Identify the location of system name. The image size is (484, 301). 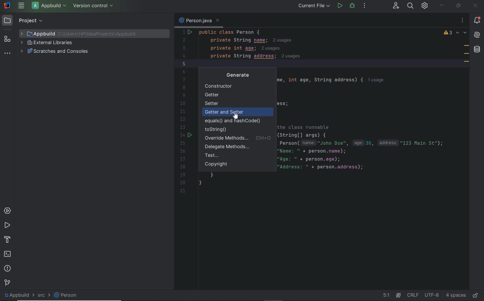
(8, 5).